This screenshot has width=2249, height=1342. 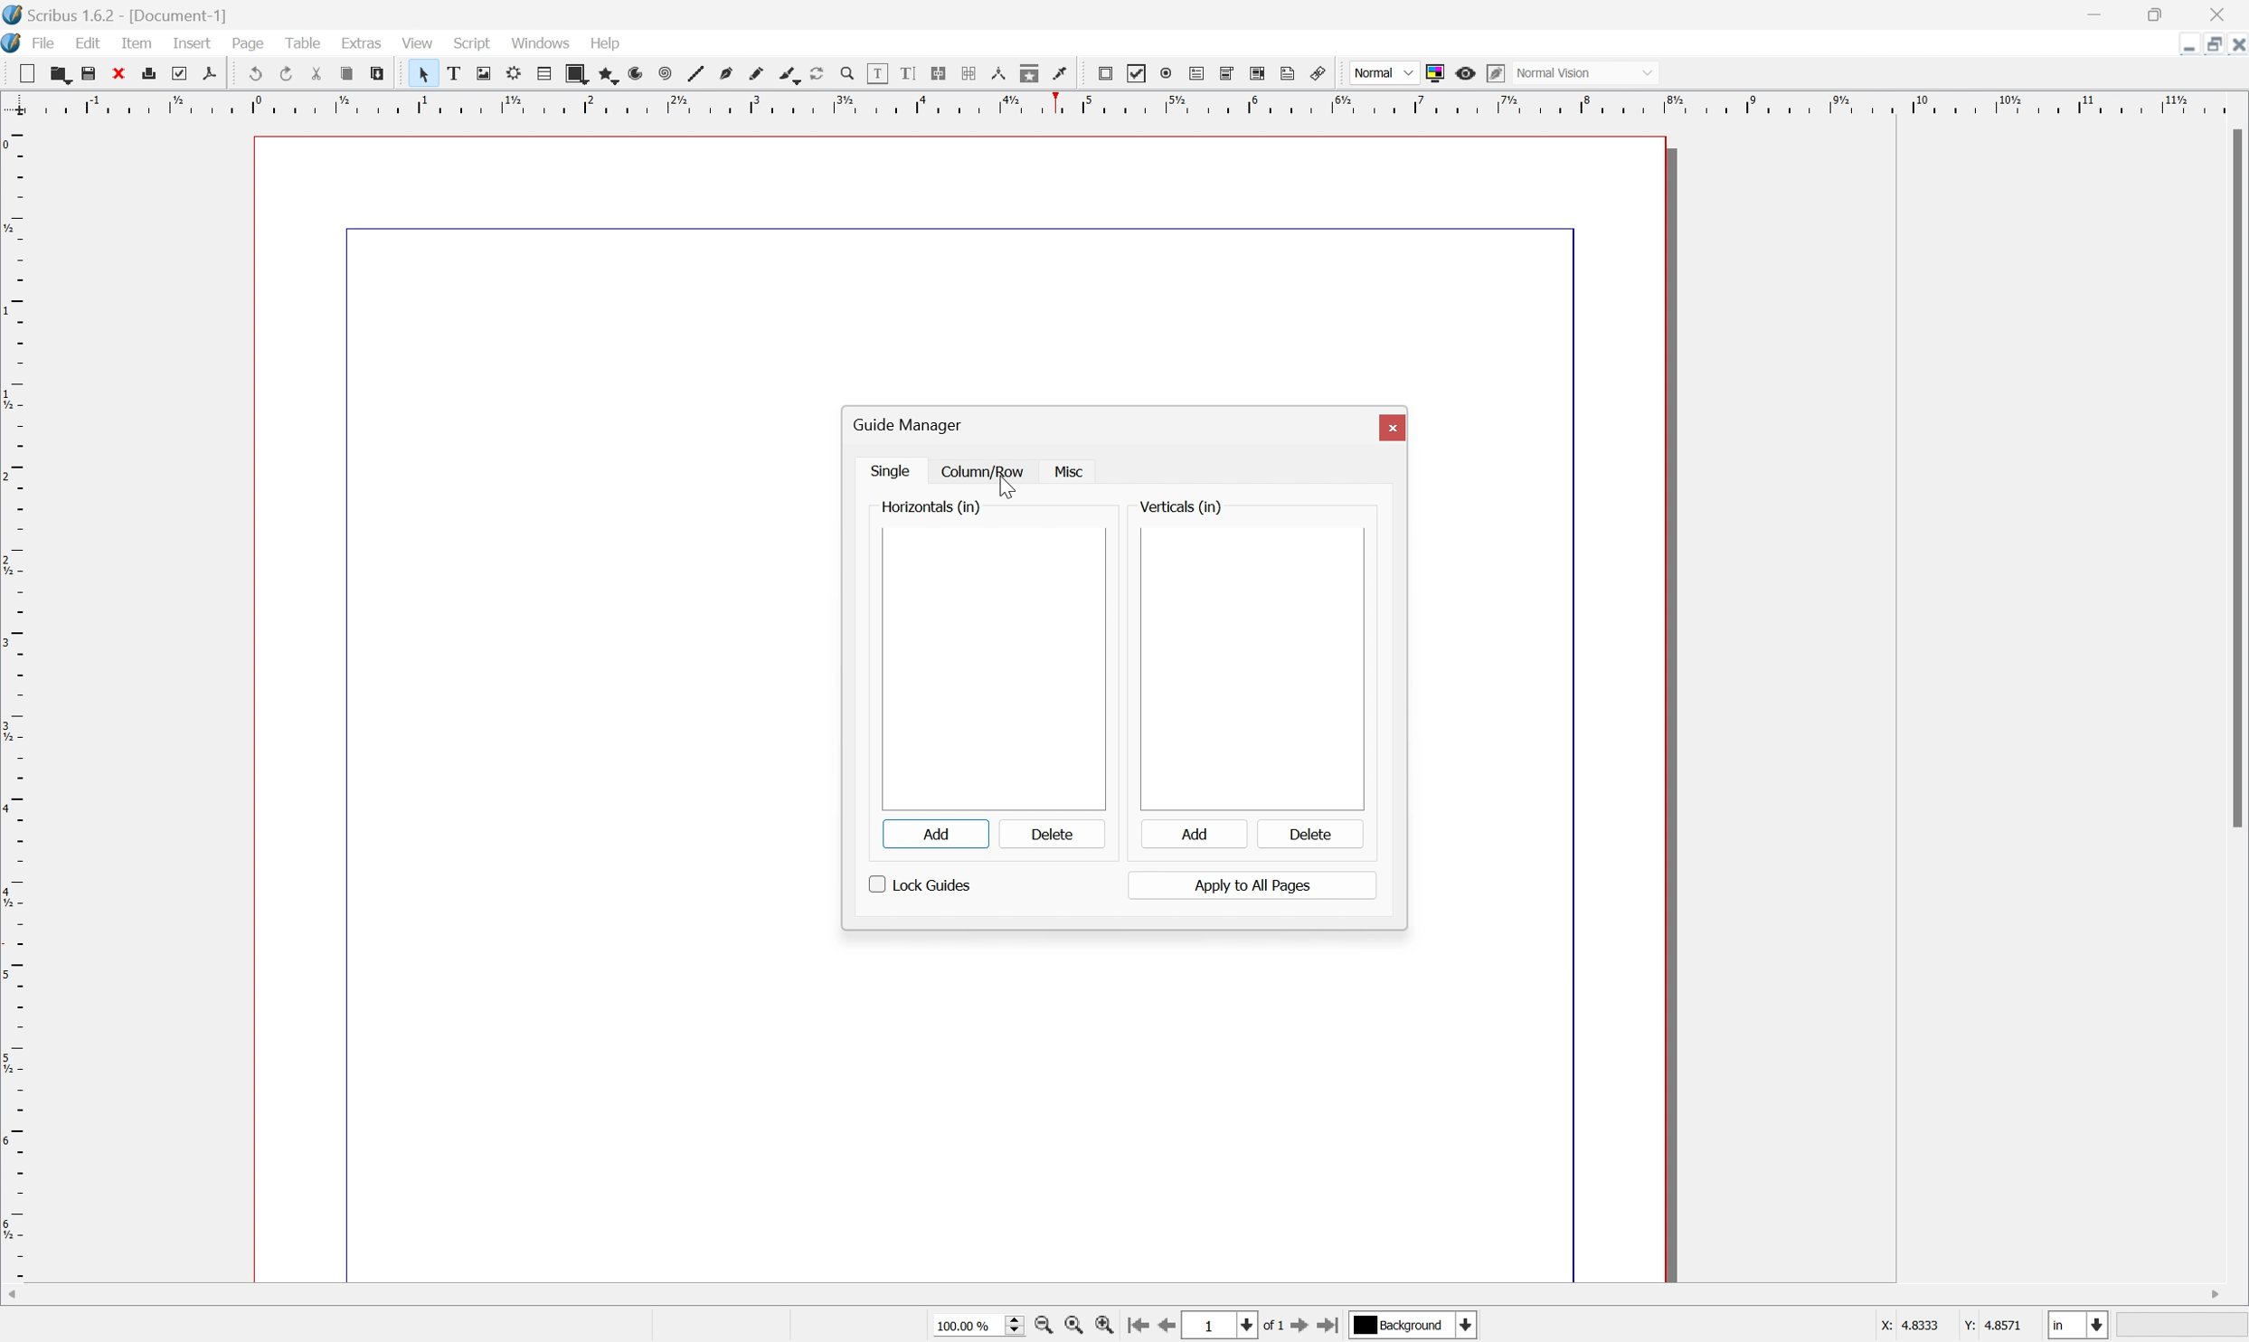 What do you see at coordinates (2206, 44) in the screenshot?
I see `restore down` at bounding box center [2206, 44].